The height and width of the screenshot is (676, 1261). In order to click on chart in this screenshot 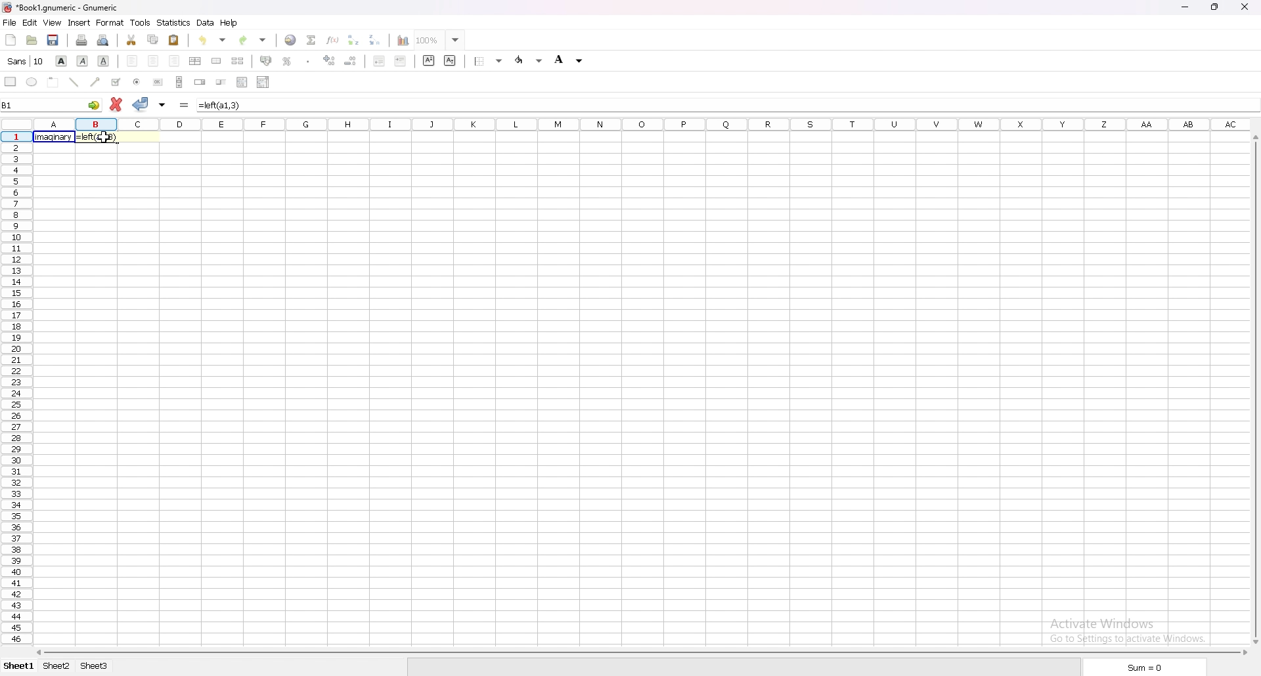, I will do `click(403, 41)`.